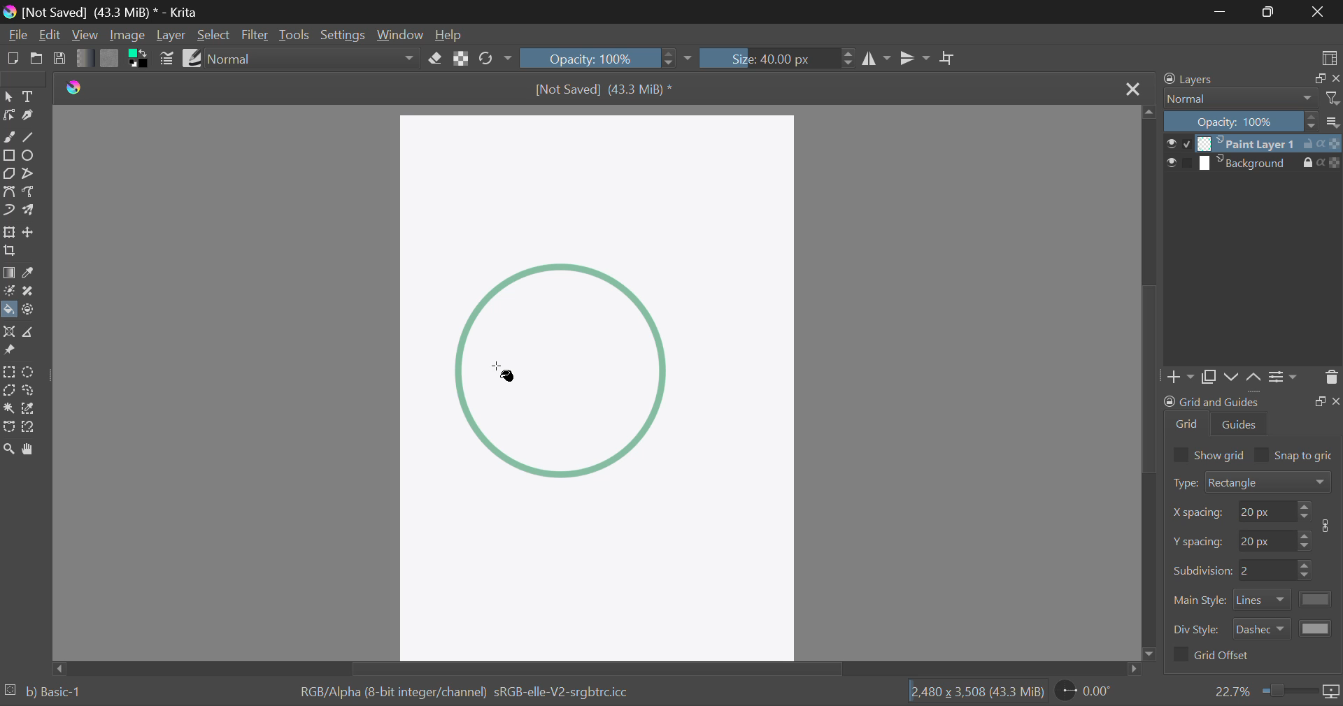  What do you see at coordinates (1149, 119) in the screenshot?
I see `move up` at bounding box center [1149, 119].